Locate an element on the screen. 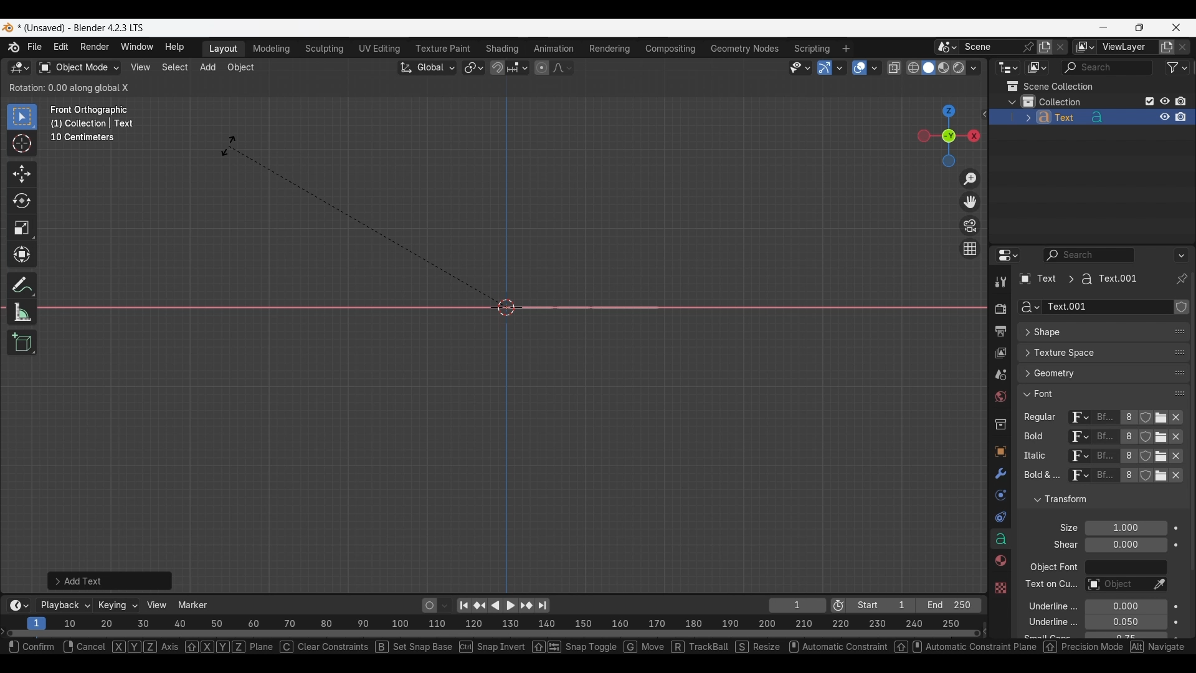 This screenshot has height=673, width=1196. Current frame is located at coordinates (797, 606).